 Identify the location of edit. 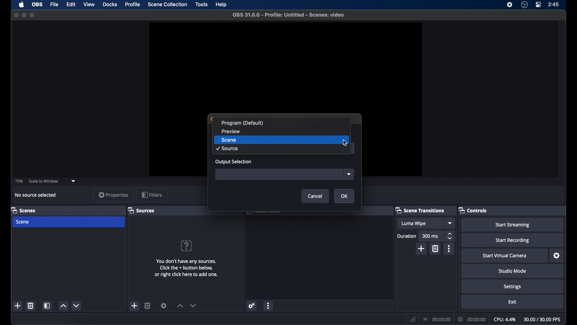
(71, 4).